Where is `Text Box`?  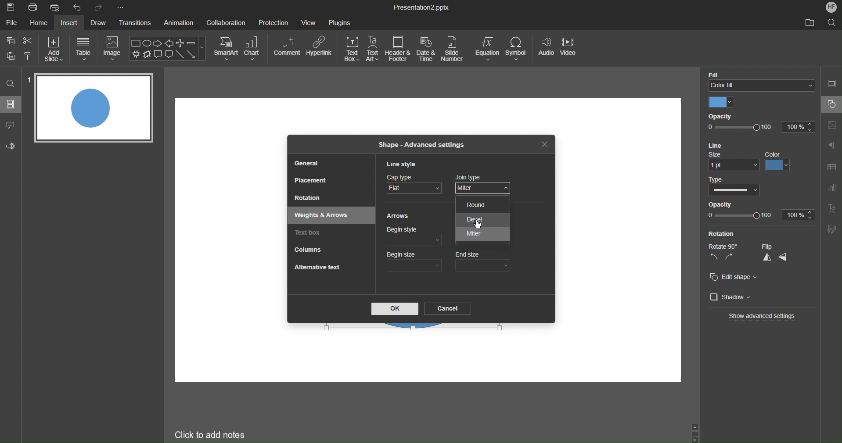 Text Box is located at coordinates (352, 49).